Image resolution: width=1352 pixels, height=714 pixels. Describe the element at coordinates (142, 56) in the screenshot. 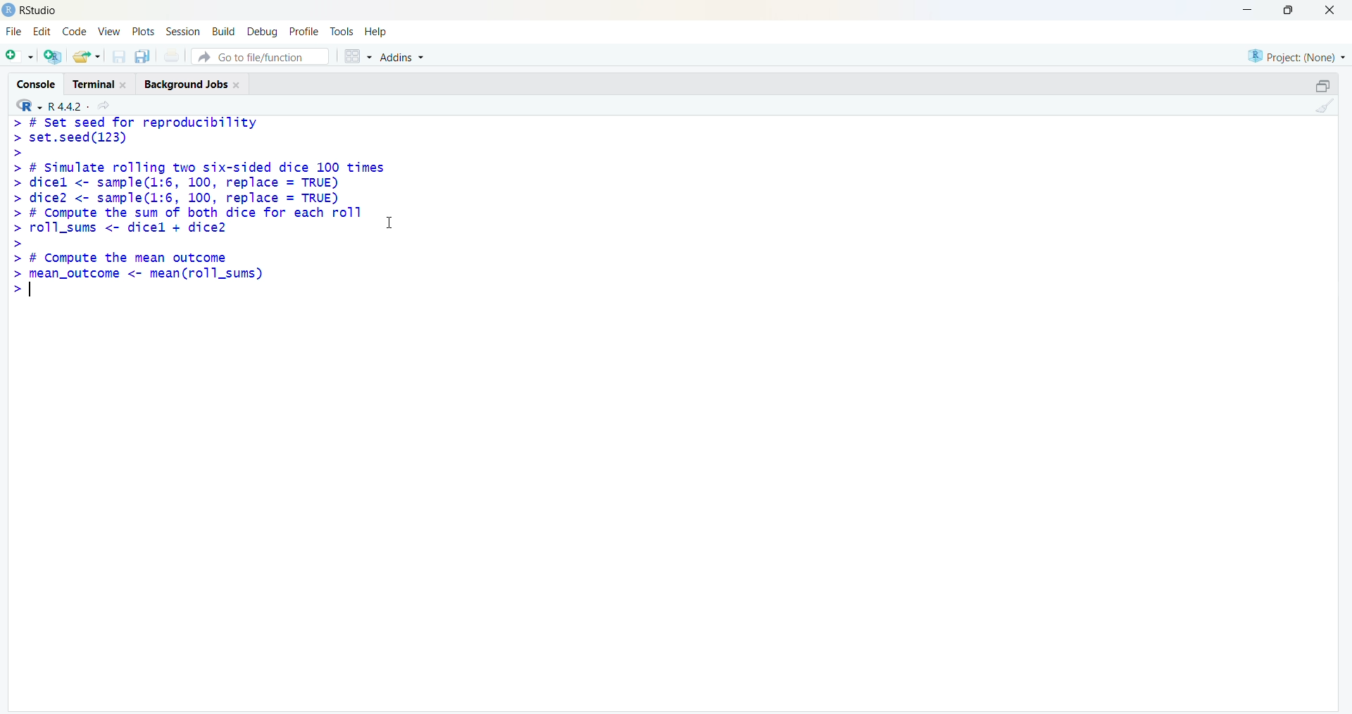

I see `copy` at that location.